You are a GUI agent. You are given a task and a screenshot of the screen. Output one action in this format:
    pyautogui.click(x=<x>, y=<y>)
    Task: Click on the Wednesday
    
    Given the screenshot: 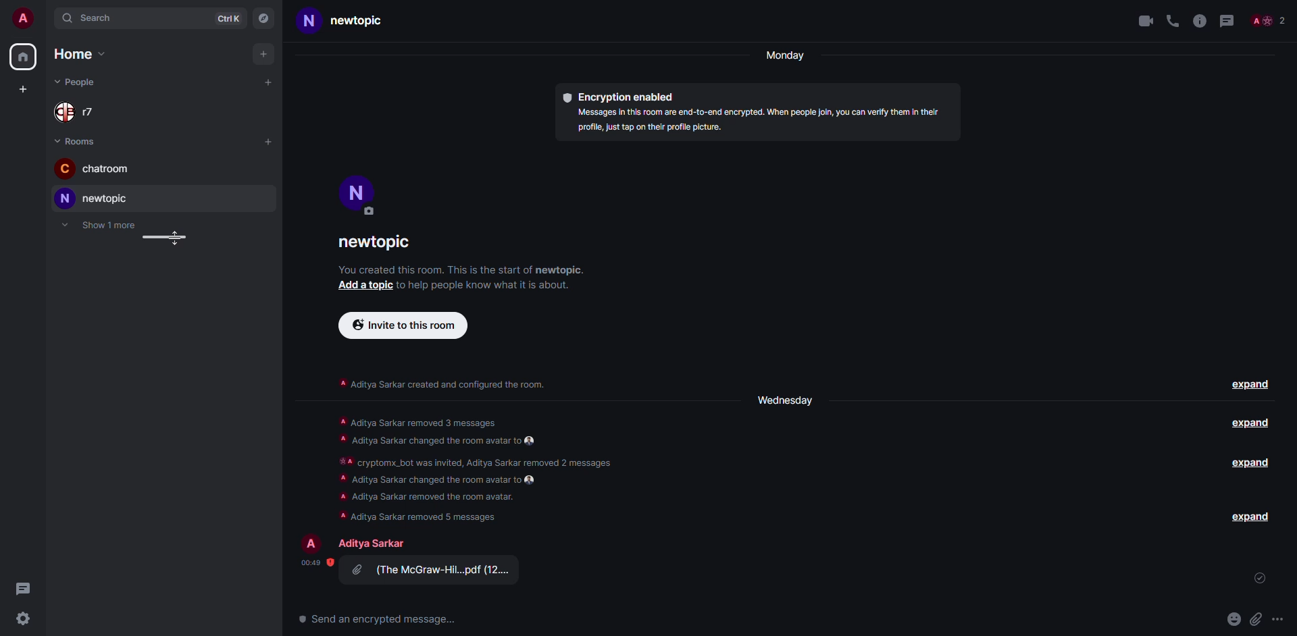 What is the action you would take?
    pyautogui.click(x=786, y=398)
    